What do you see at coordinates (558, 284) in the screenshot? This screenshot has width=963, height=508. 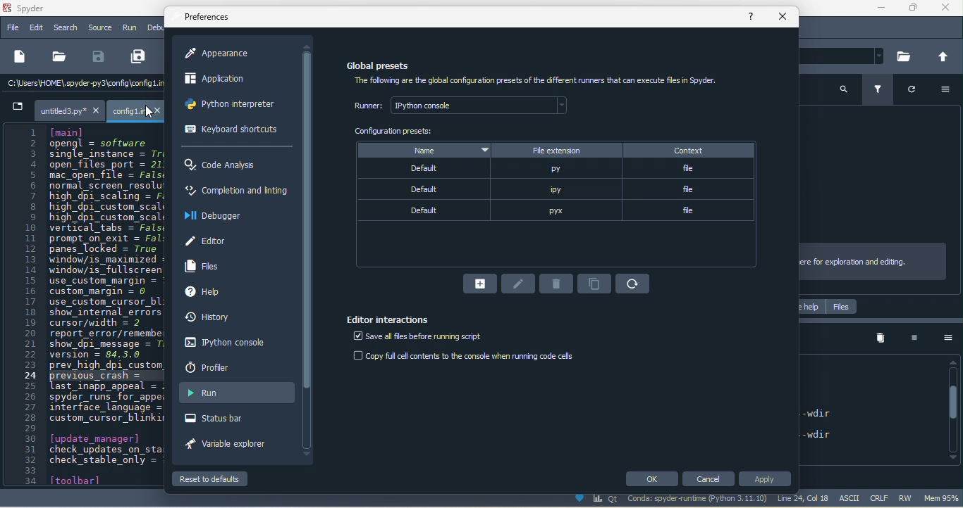 I see `delete` at bounding box center [558, 284].